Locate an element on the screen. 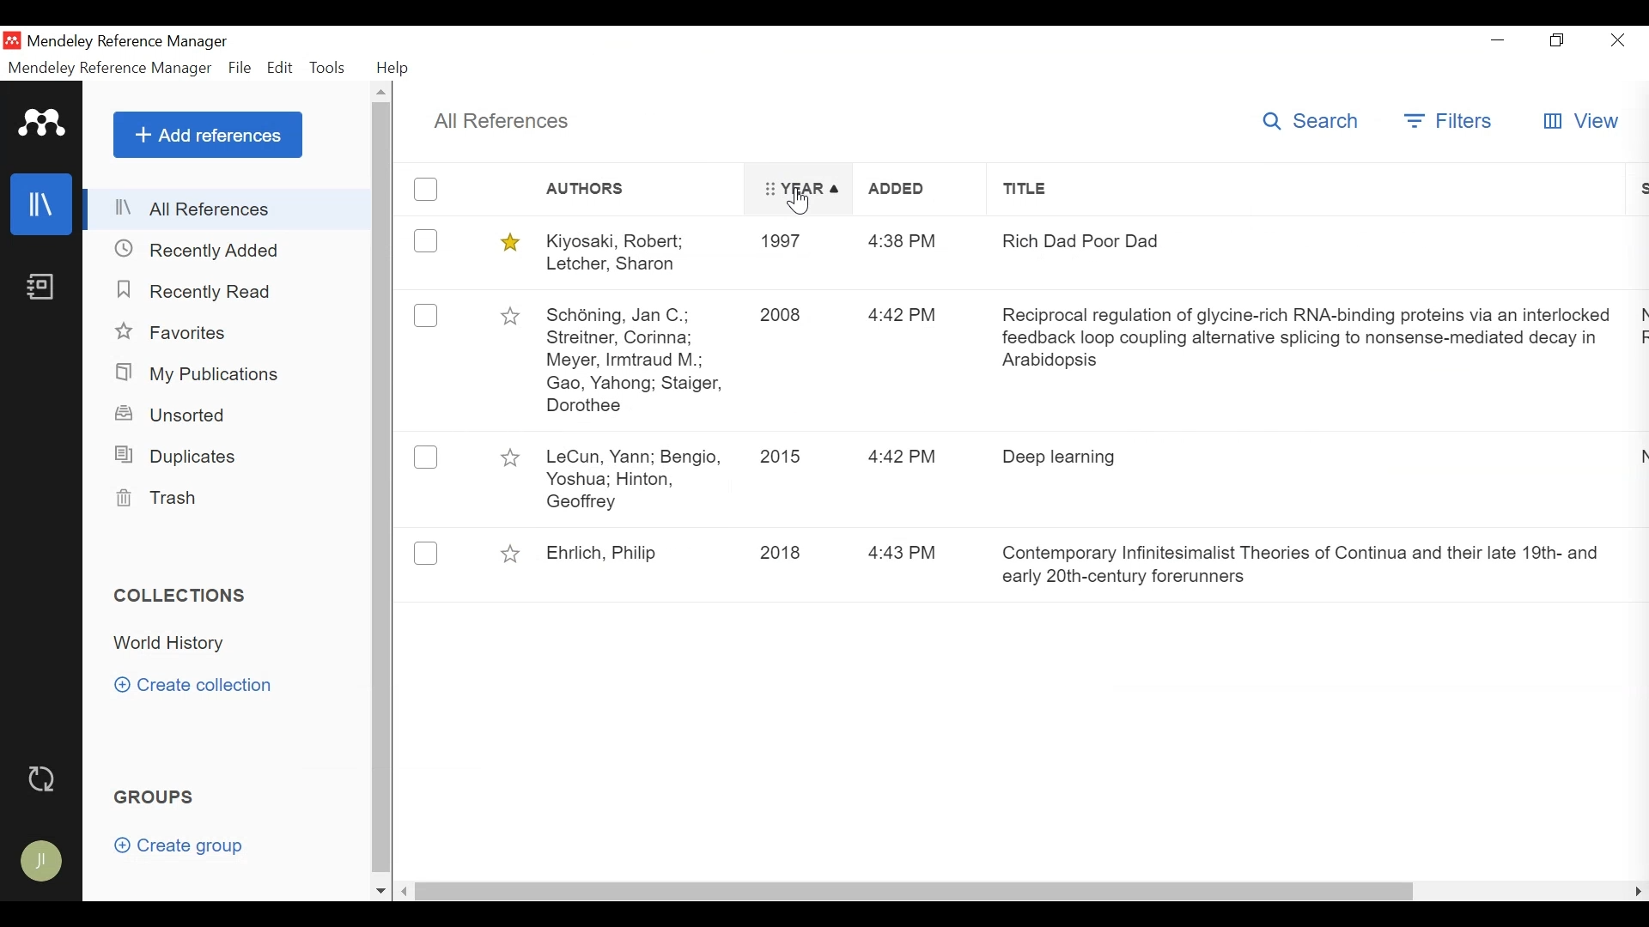 Image resolution: width=1649 pixels, height=927 pixels. Recently Added is located at coordinates (200, 293).